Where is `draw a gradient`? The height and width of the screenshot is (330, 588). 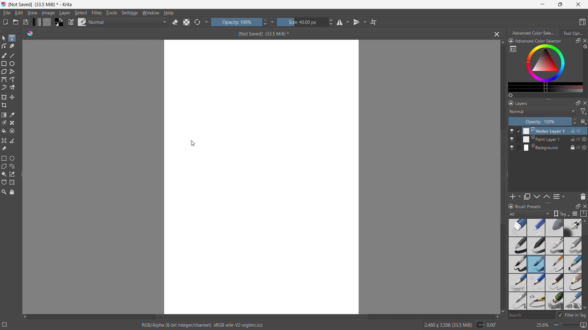 draw a gradient is located at coordinates (4, 115).